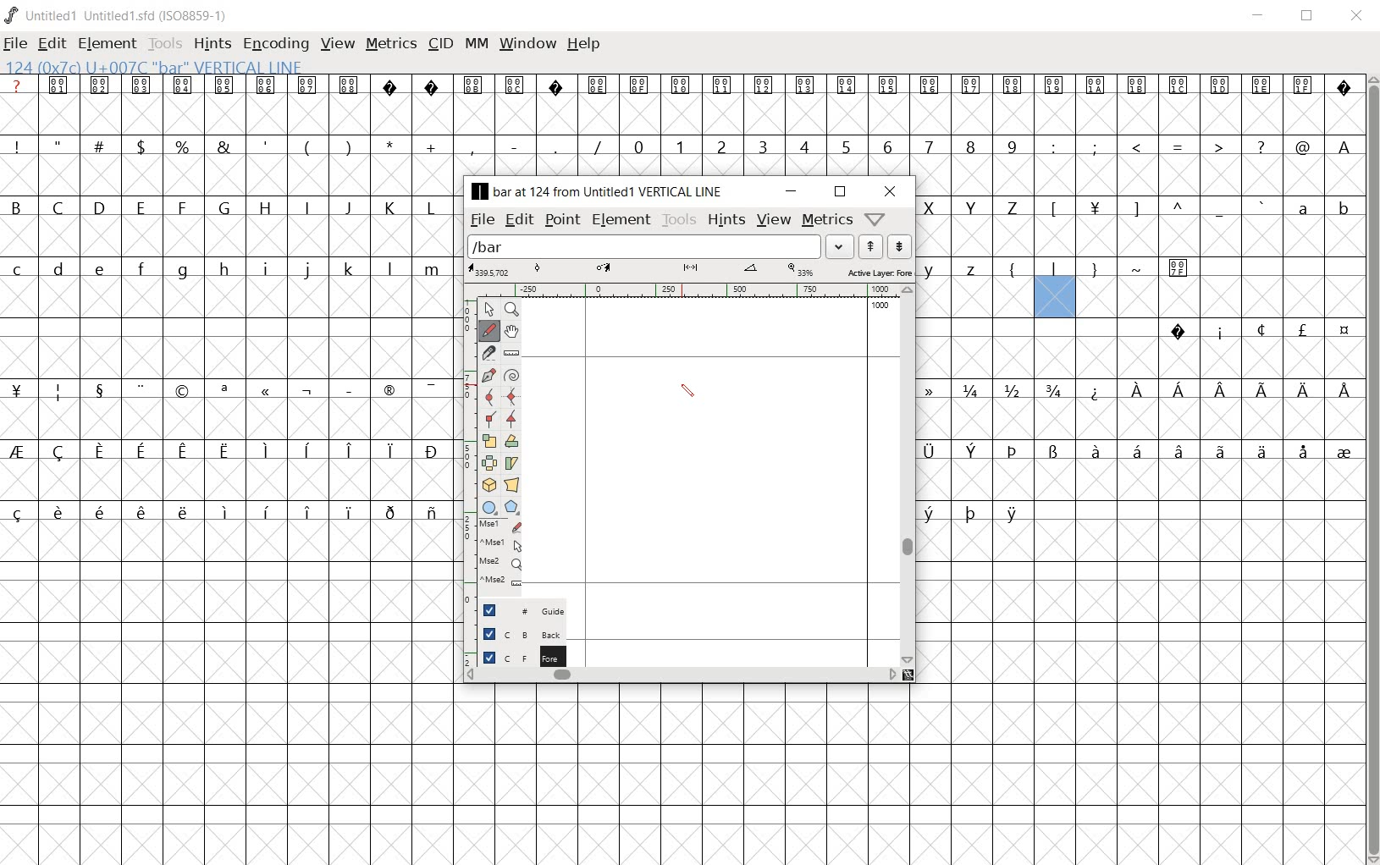 The image size is (1380, 865). What do you see at coordinates (688, 393) in the screenshot?
I see `pen tool/CURSOR POSITION` at bounding box center [688, 393].